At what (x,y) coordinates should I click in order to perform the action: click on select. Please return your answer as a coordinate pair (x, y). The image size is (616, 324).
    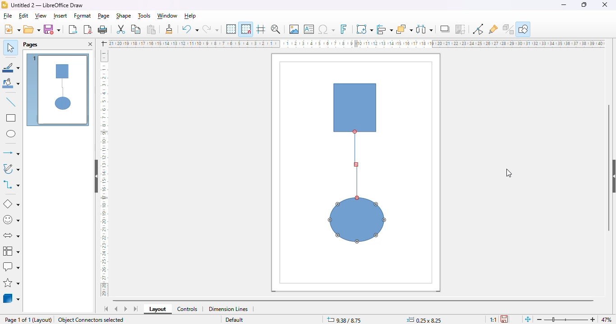
    Looking at the image, I should click on (10, 47).